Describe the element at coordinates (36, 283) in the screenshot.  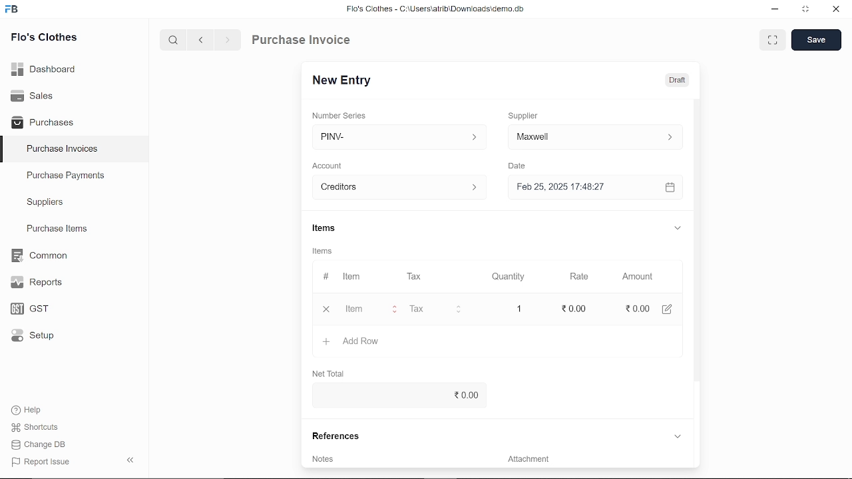
I see `Reports` at that location.